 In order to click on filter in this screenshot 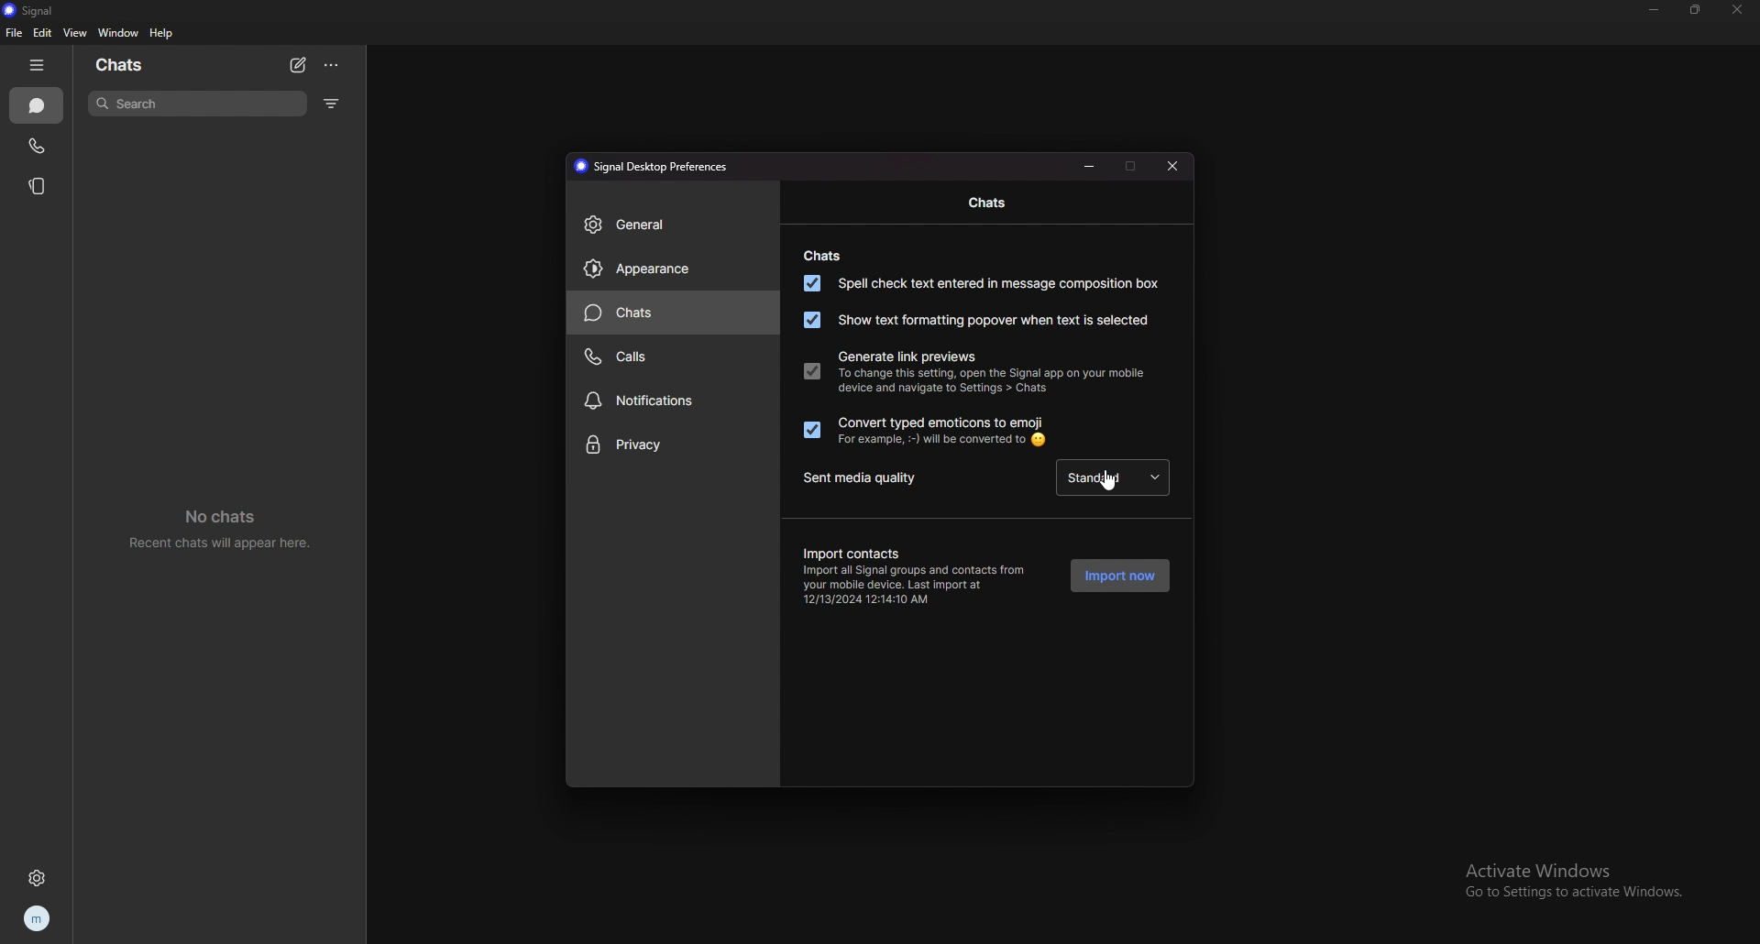, I will do `click(333, 103)`.